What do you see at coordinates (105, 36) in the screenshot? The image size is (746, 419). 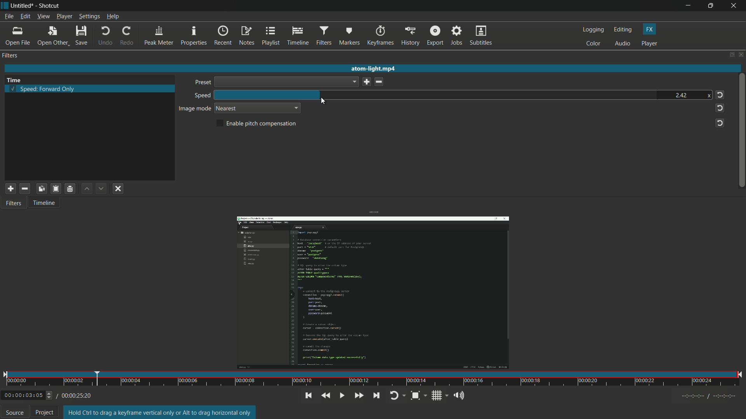 I see `undo` at bounding box center [105, 36].